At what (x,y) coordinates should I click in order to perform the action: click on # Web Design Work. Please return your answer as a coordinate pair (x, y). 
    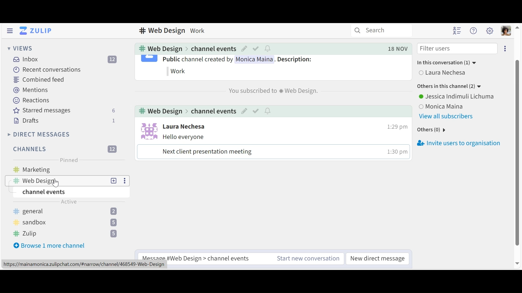
    Looking at the image, I should click on (175, 31).